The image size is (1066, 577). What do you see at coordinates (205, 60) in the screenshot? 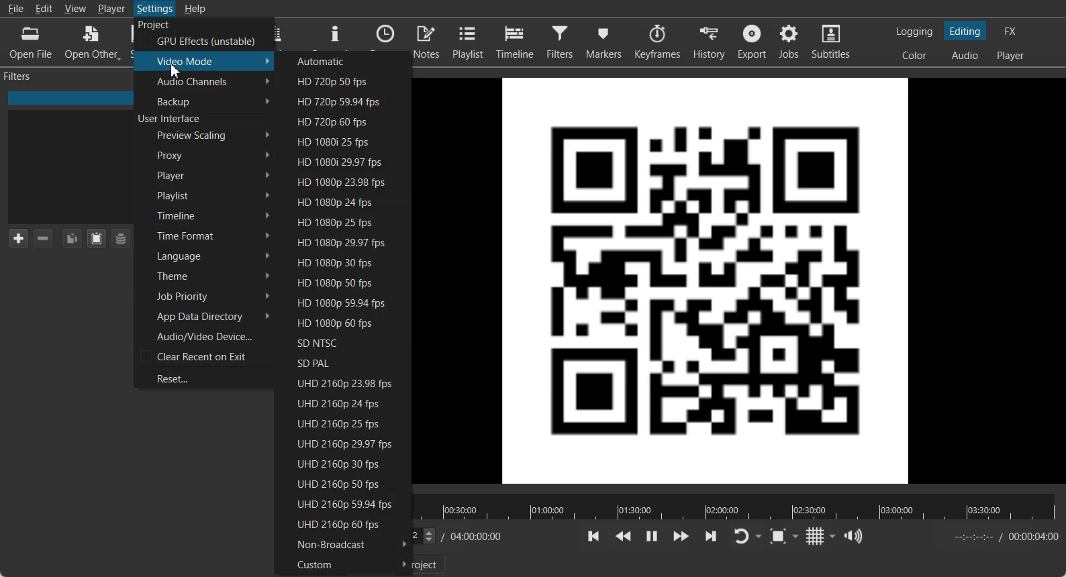
I see `Video Mode` at bounding box center [205, 60].